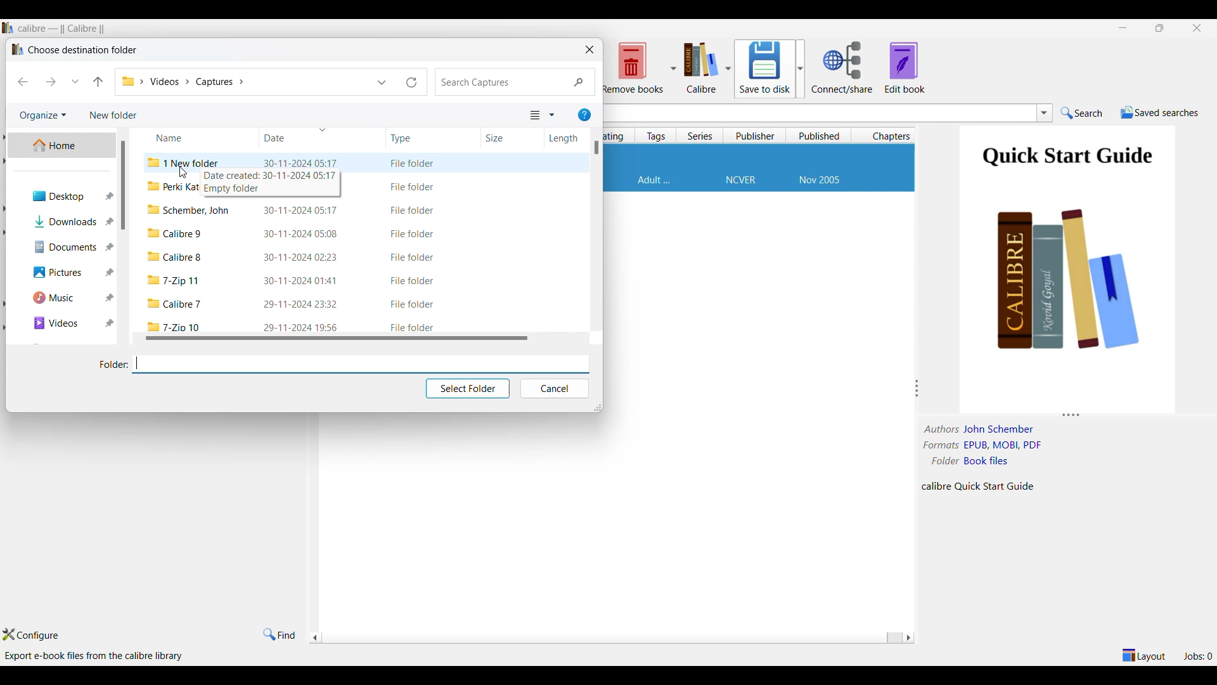 This screenshot has width=1217, height=685. What do you see at coordinates (8, 27) in the screenshot?
I see `Software logo` at bounding box center [8, 27].